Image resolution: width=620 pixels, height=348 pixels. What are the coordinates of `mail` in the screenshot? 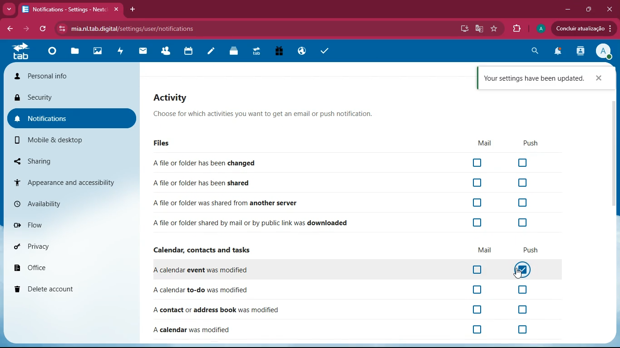 It's located at (485, 250).